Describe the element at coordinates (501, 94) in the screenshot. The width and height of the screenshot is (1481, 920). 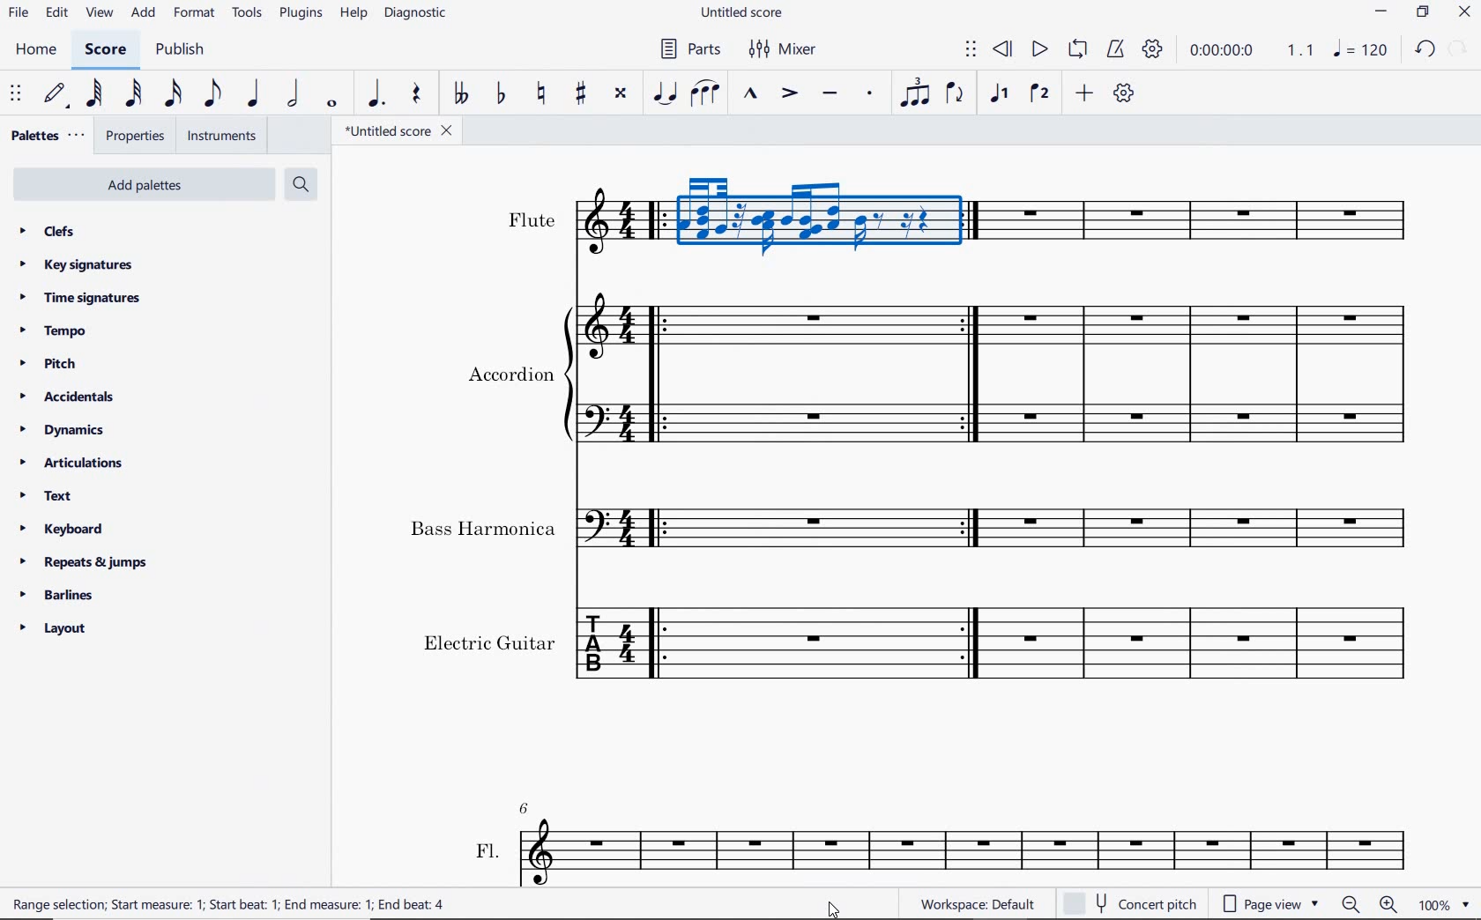
I see `toggle flat` at that location.